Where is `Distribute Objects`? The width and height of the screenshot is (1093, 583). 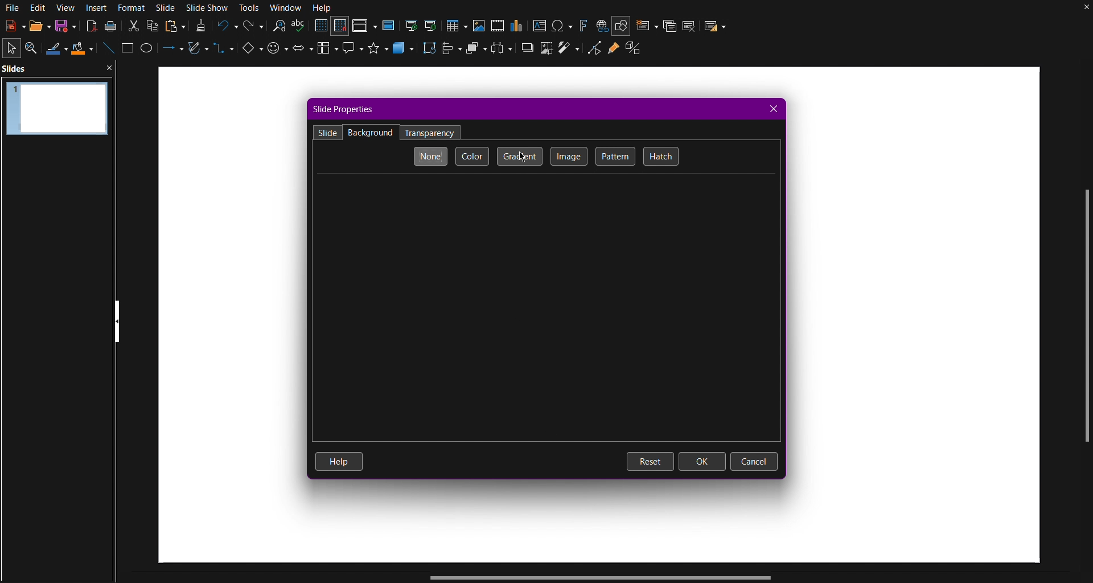
Distribute Objects is located at coordinates (503, 51).